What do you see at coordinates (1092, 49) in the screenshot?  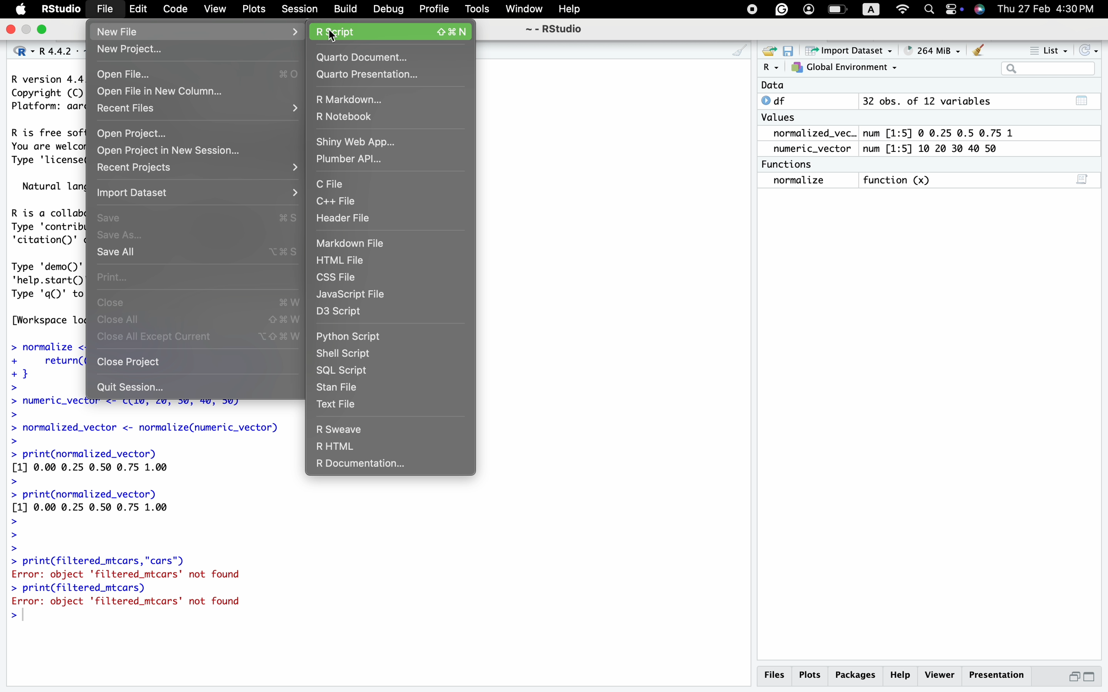 I see `refresh the list of objects` at bounding box center [1092, 49].